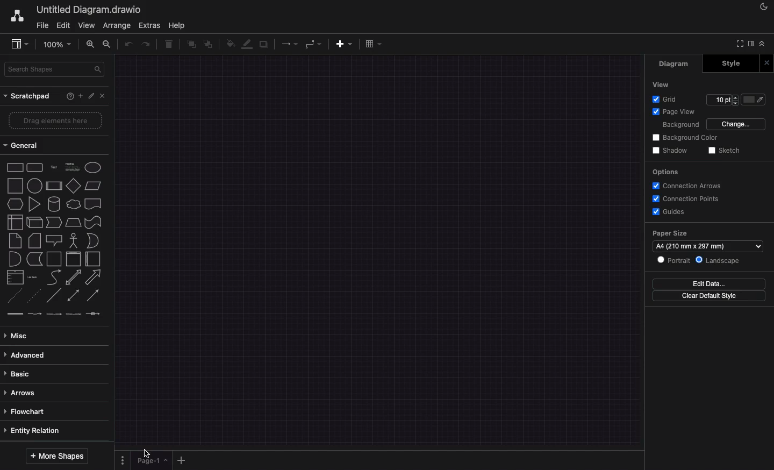 This screenshot has width=774, height=470. Describe the element at coordinates (16, 204) in the screenshot. I see `hexagon` at that location.